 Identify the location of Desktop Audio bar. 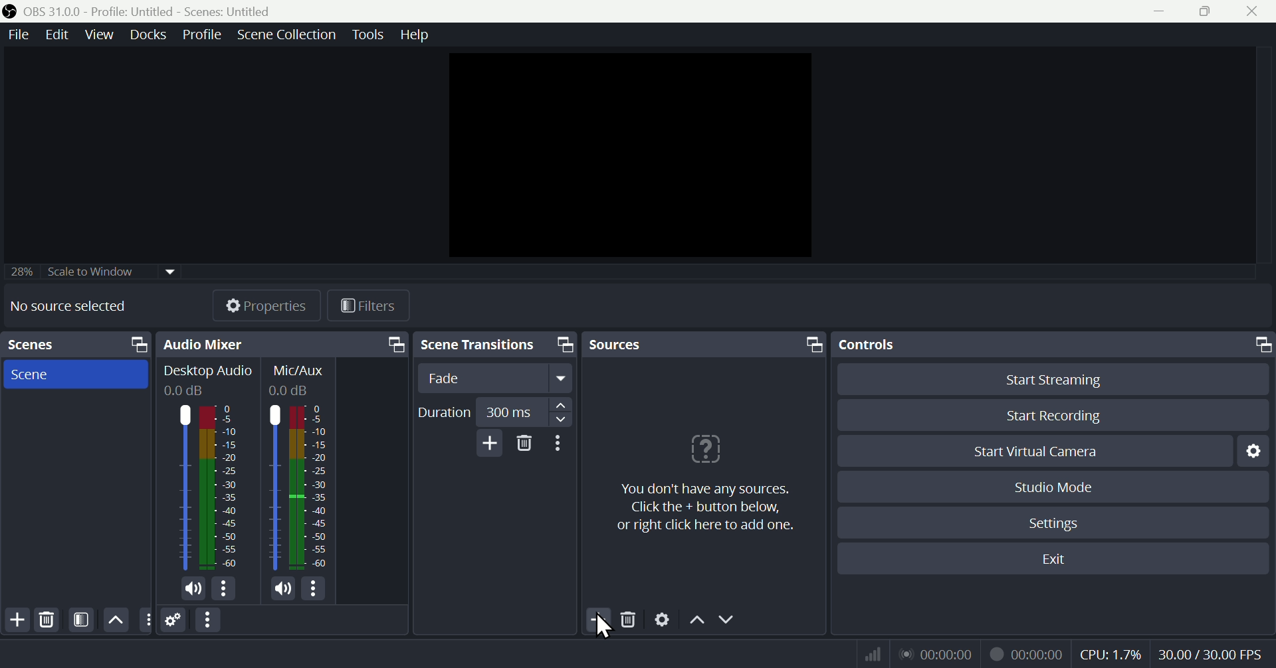
(219, 487).